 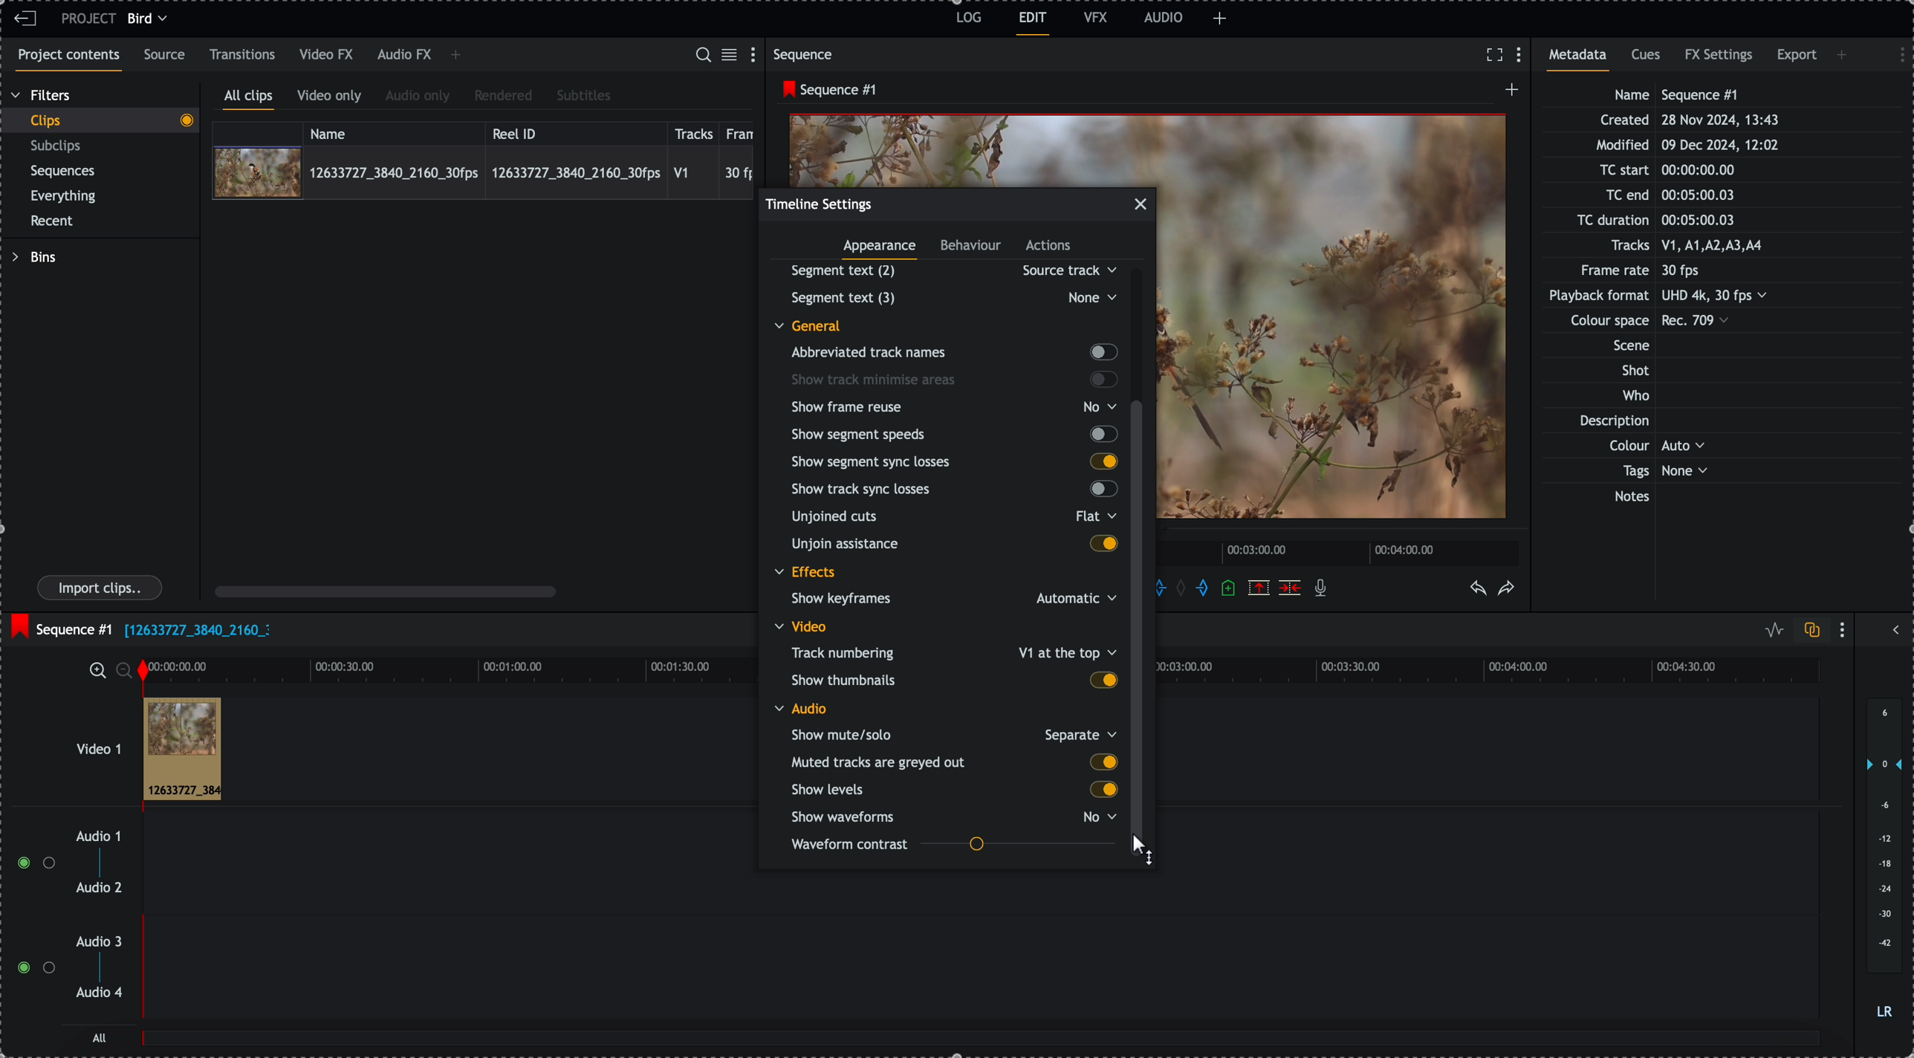 What do you see at coordinates (97, 889) in the screenshot?
I see `audio 2` at bounding box center [97, 889].